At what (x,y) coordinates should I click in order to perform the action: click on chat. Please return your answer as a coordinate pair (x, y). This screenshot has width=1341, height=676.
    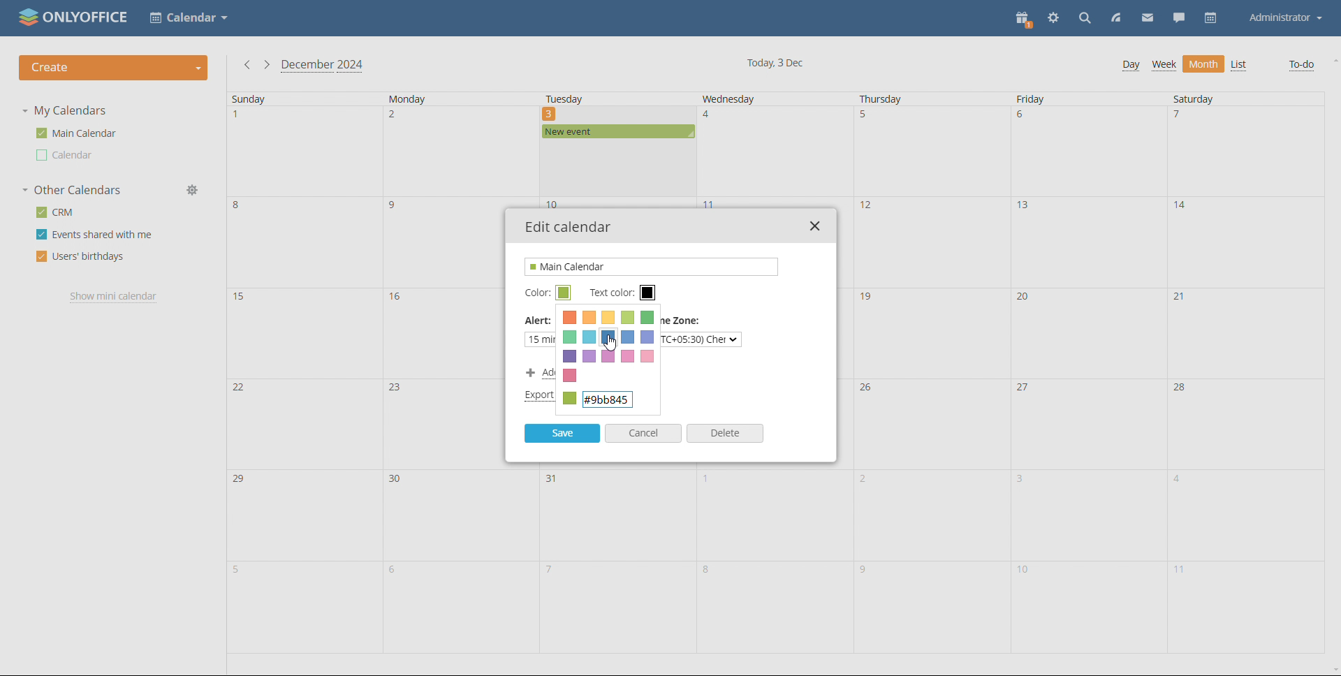
    Looking at the image, I should click on (1179, 19).